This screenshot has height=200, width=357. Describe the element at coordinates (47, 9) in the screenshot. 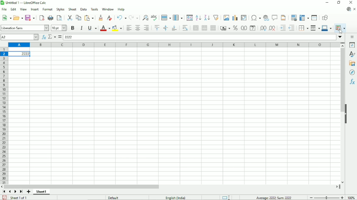

I see `Format` at that location.